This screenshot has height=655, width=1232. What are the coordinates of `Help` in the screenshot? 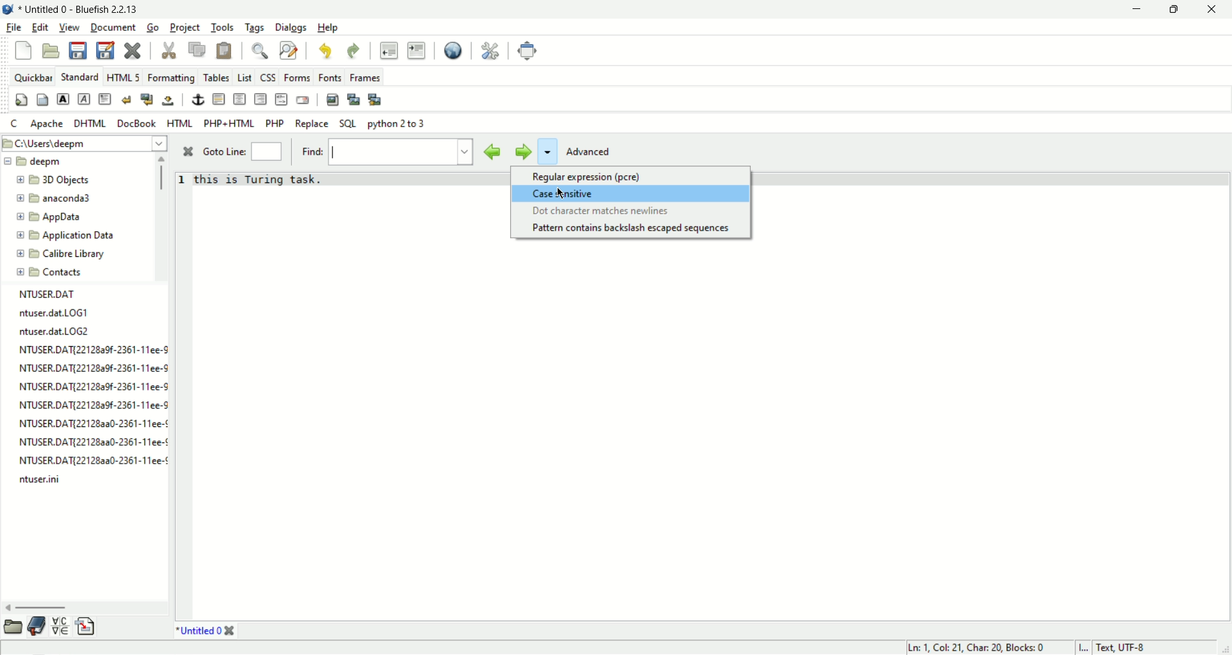 It's located at (327, 28).